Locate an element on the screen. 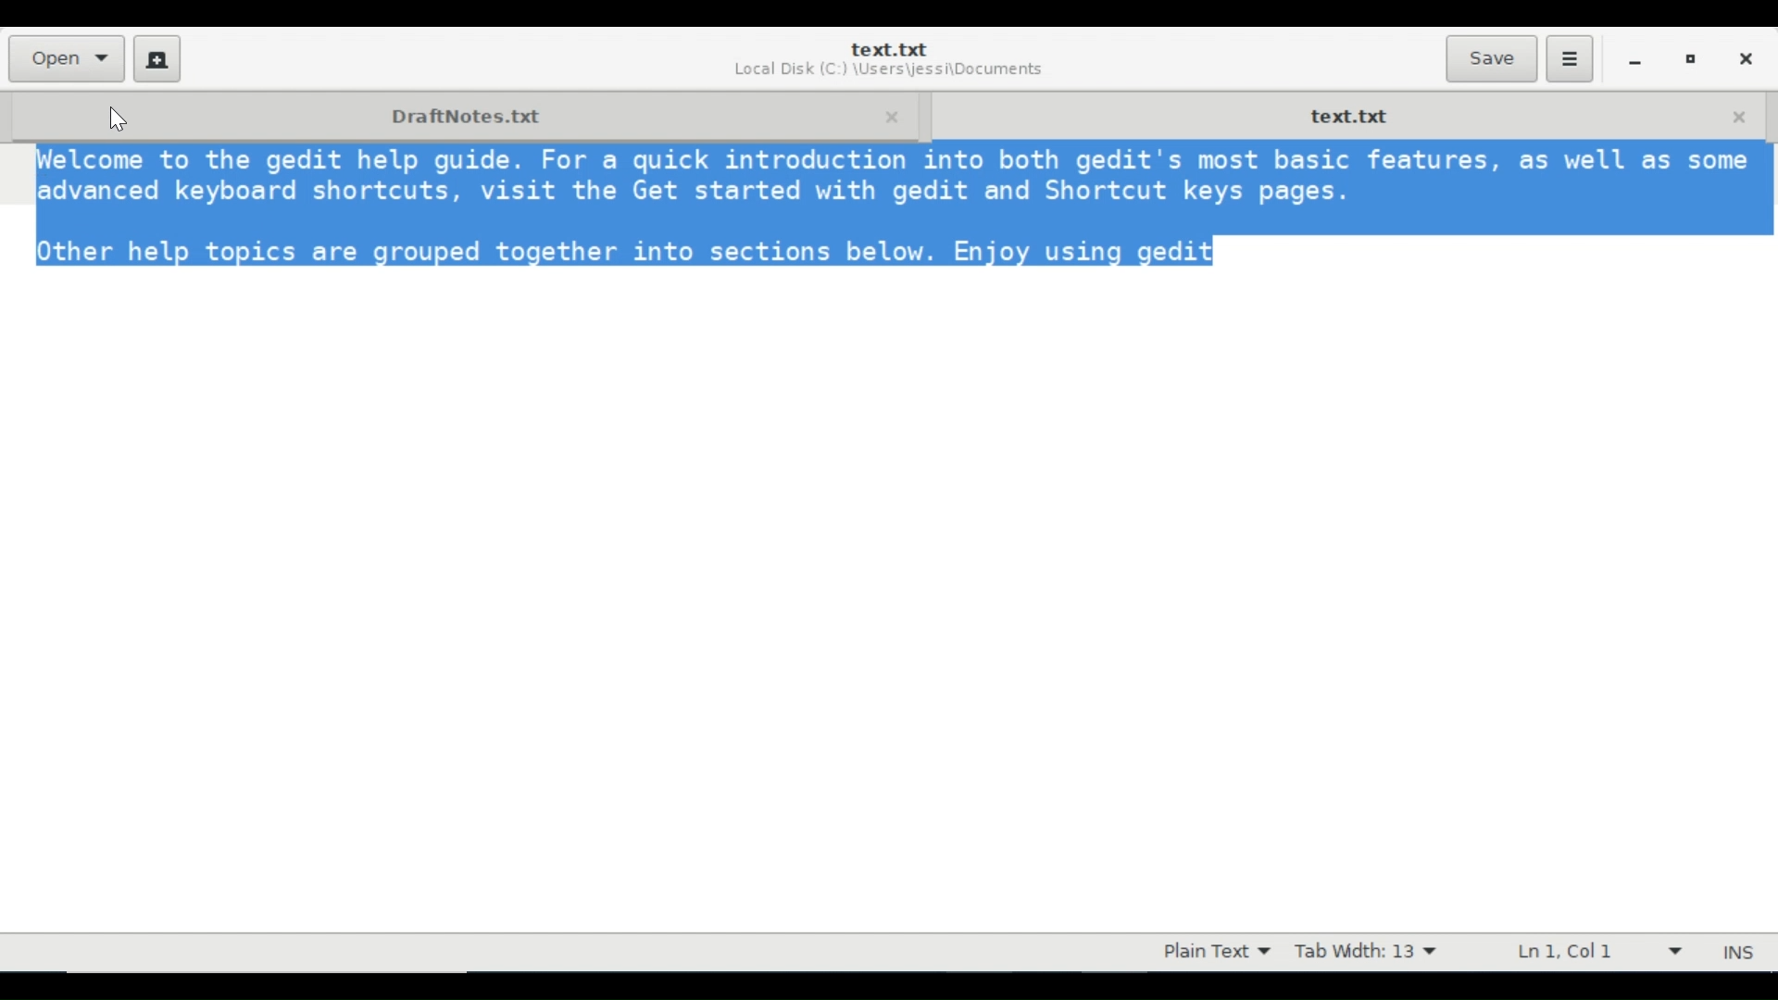 The image size is (1778, 1000). Save is located at coordinates (1491, 58).